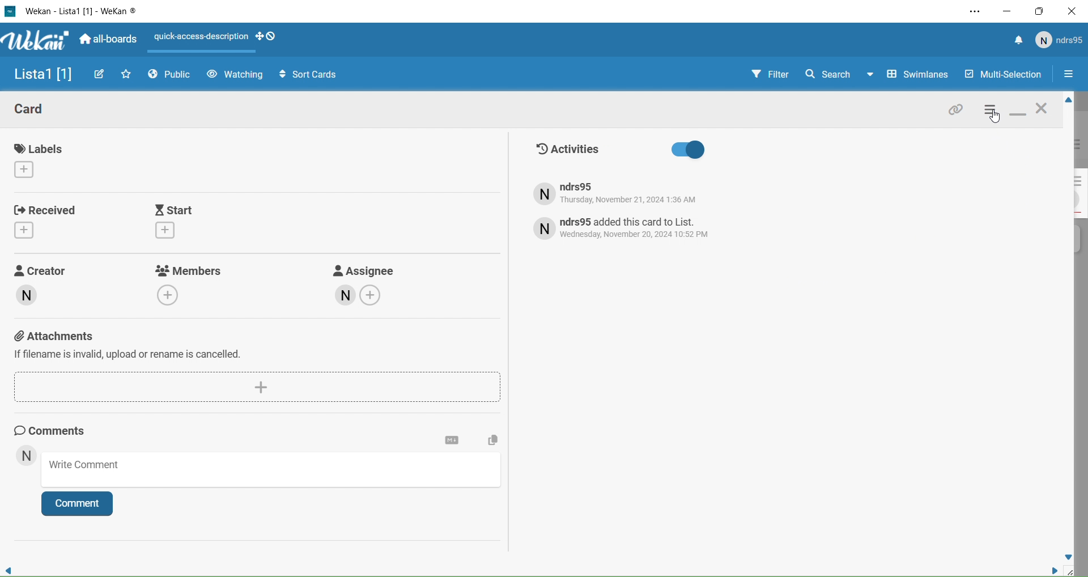 Image resolution: width=1088 pixels, height=577 pixels. What do you see at coordinates (274, 469) in the screenshot?
I see `Write Comment` at bounding box center [274, 469].